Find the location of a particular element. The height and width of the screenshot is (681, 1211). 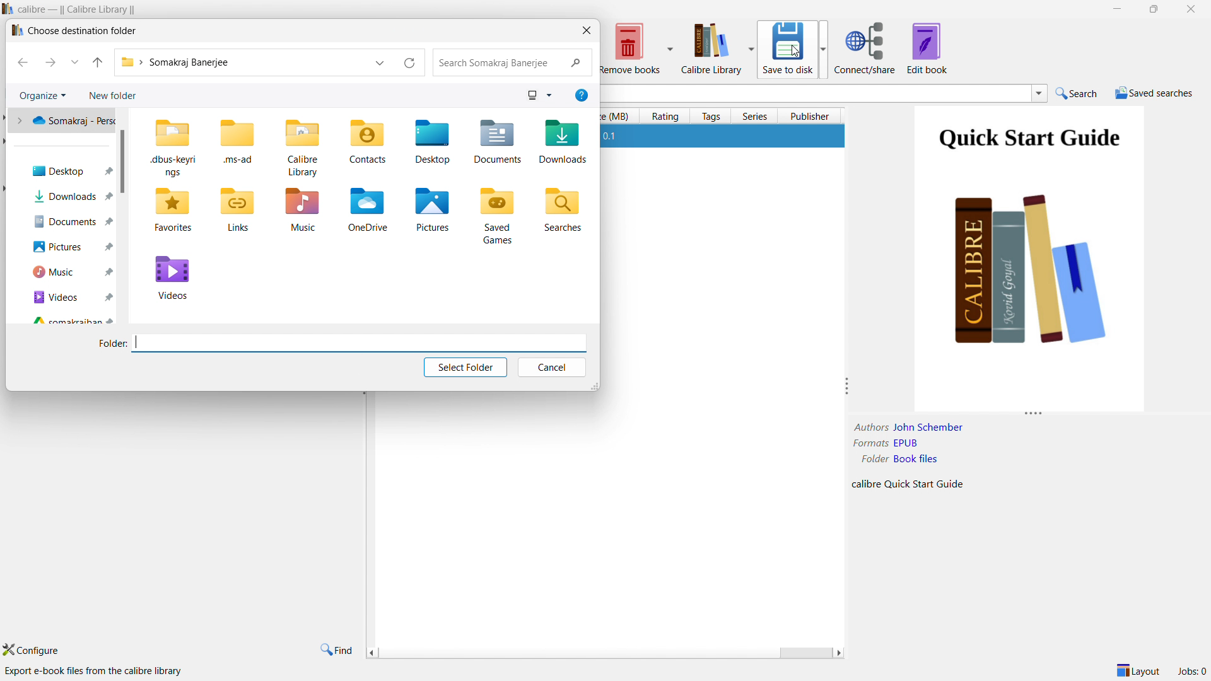

cloe dialoguebox is located at coordinates (585, 29).